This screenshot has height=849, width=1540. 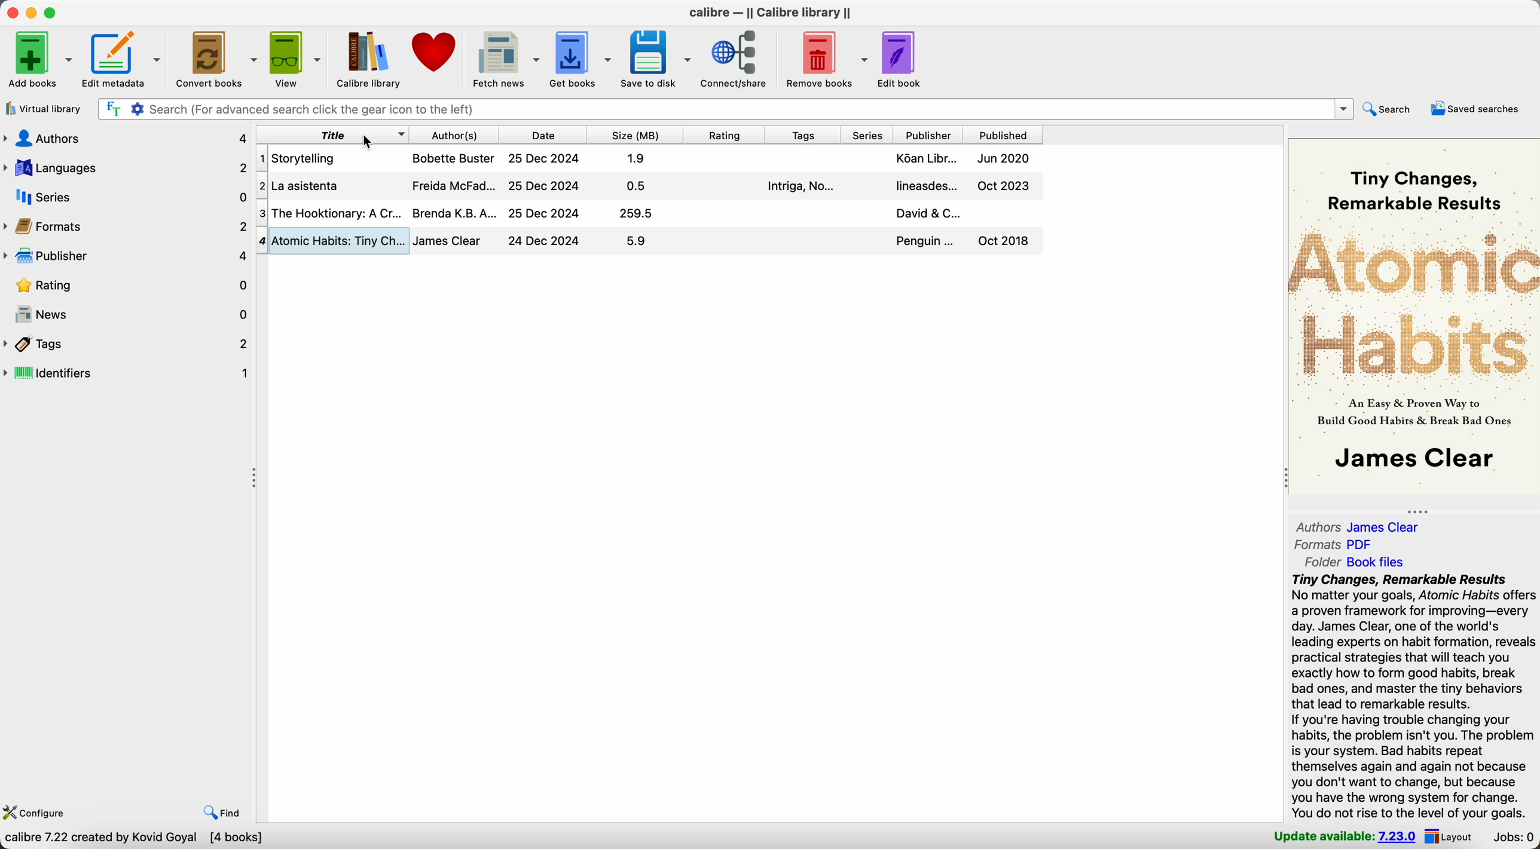 I want to click on 25 Dec 2024, so click(x=543, y=158).